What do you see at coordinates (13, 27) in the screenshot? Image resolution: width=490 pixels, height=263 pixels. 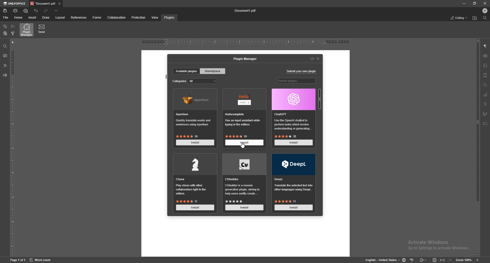 I see `cut` at bounding box center [13, 27].